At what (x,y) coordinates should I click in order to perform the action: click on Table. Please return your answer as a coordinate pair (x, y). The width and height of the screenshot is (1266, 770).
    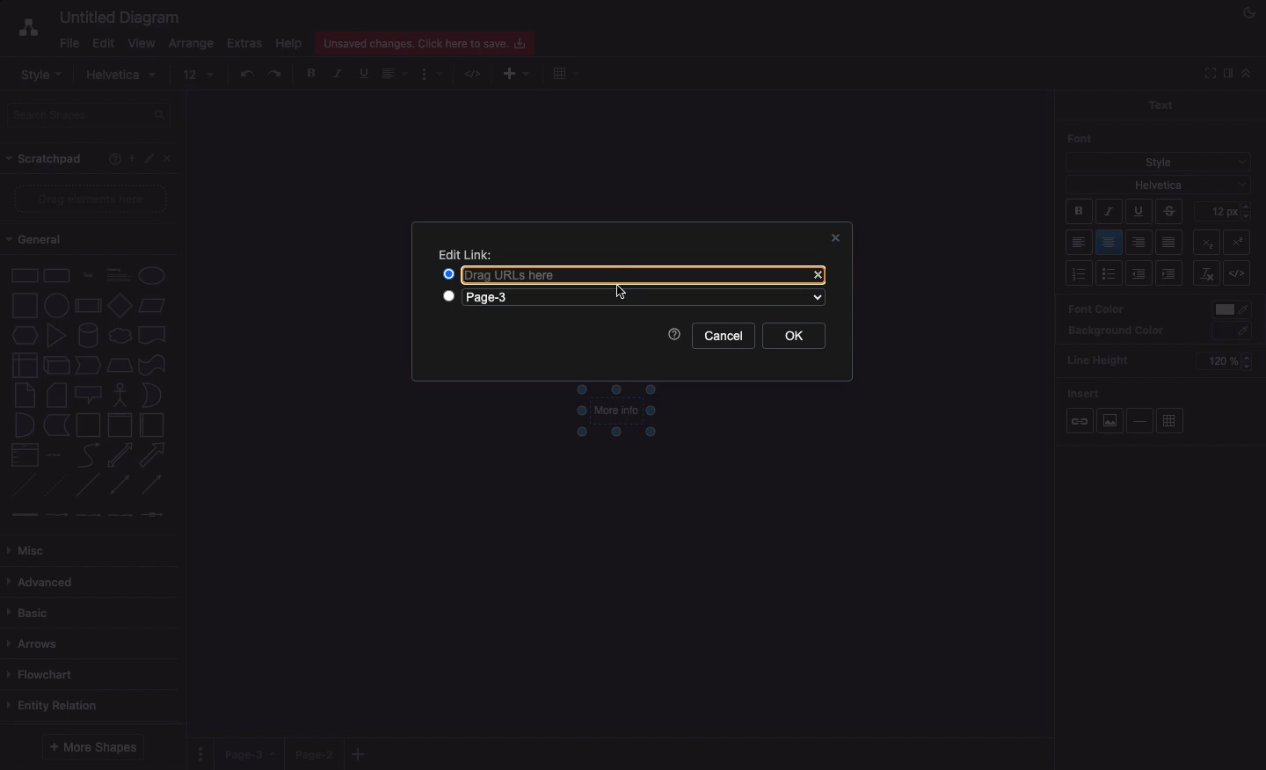
    Looking at the image, I should click on (1170, 422).